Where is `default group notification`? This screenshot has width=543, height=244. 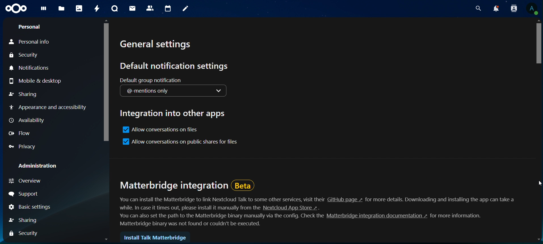 default group notification is located at coordinates (173, 87).